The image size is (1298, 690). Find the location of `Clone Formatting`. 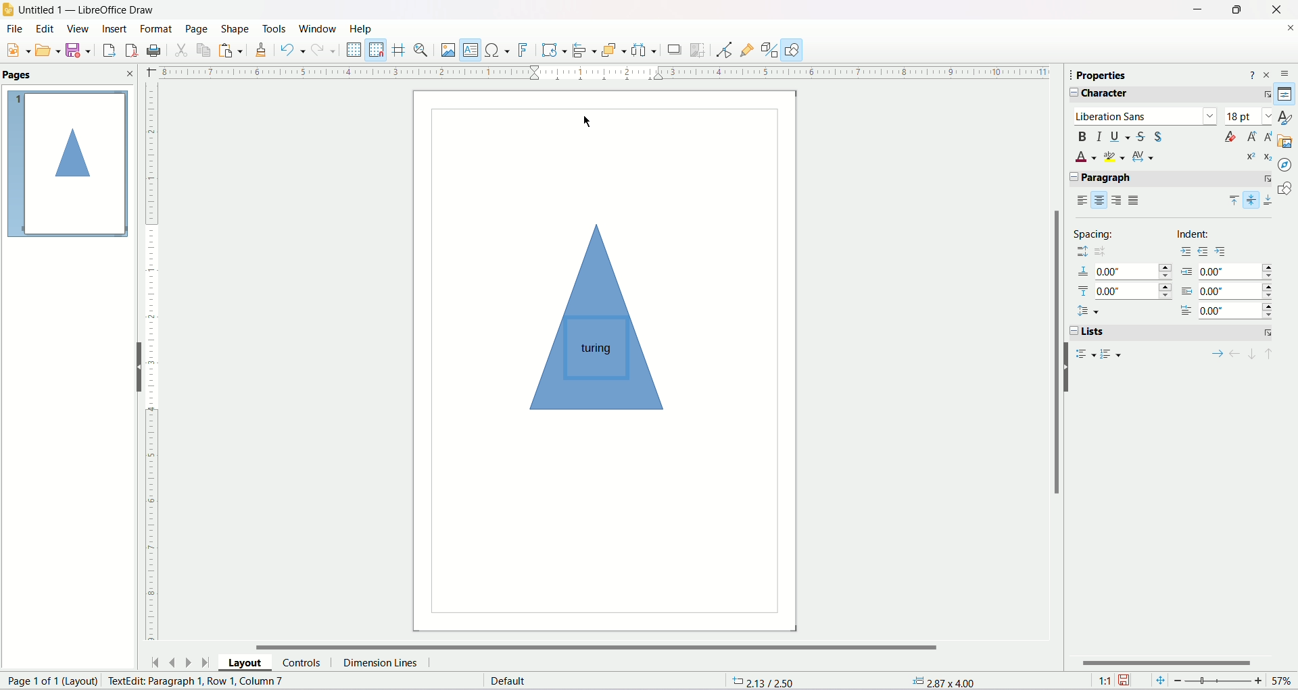

Clone Formatting is located at coordinates (262, 49).